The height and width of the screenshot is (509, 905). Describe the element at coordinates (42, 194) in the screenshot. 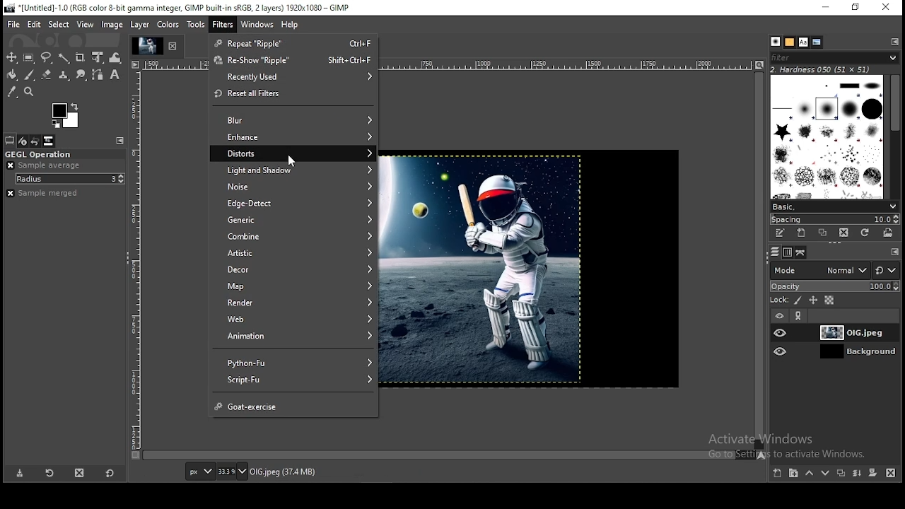

I see `sample merged` at that location.